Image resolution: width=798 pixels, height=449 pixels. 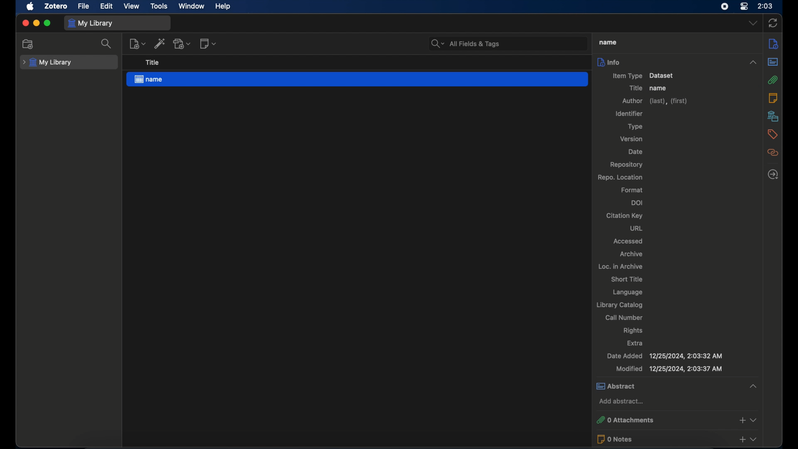 I want to click on 0 attachments, so click(x=677, y=419).